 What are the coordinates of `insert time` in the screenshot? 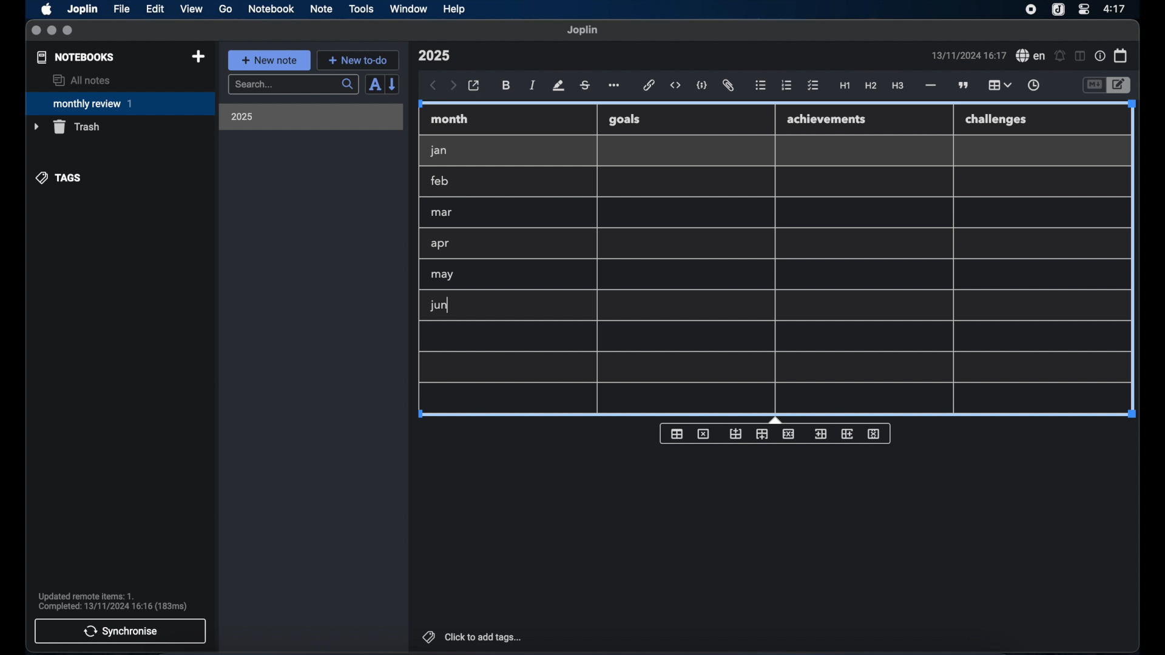 It's located at (1033, 86).